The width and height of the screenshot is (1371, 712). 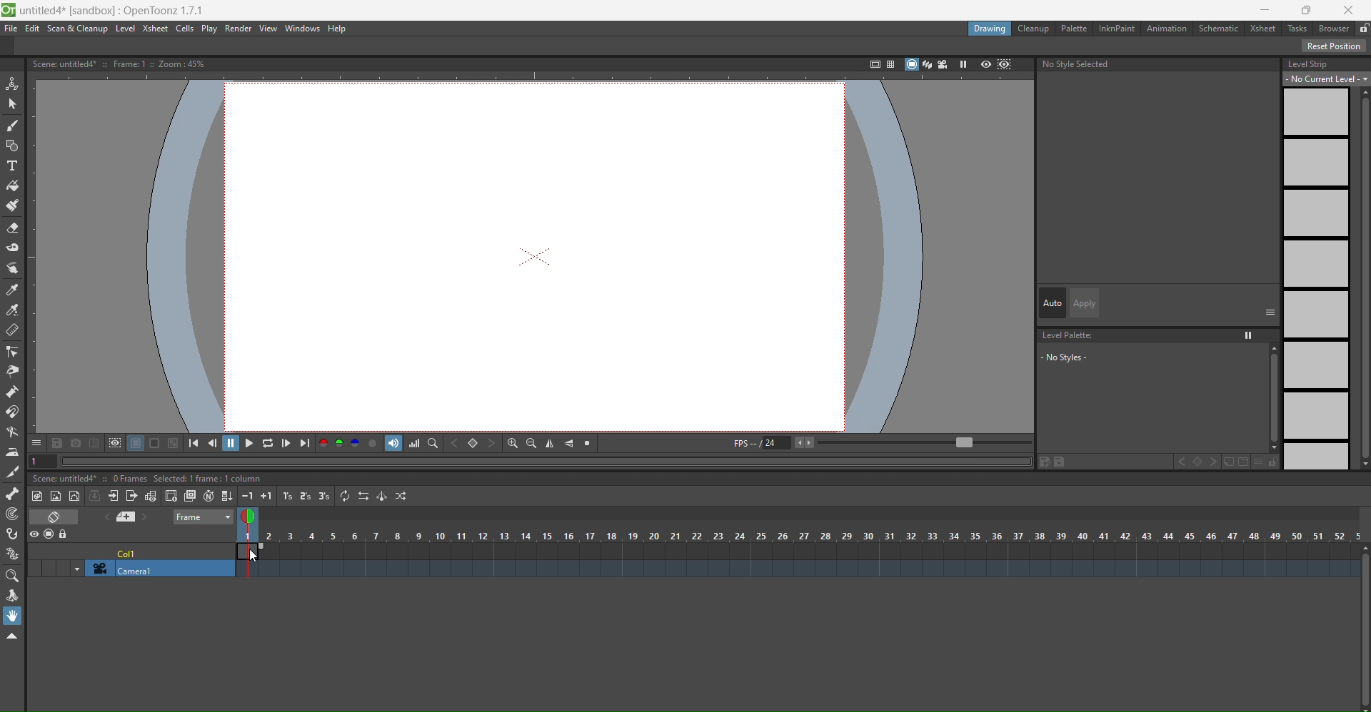 I want to click on histogram , so click(x=414, y=443).